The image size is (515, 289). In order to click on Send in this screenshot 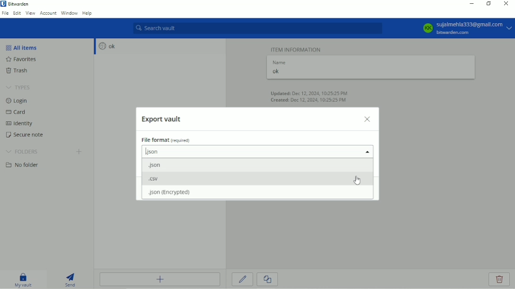, I will do `click(71, 279)`.